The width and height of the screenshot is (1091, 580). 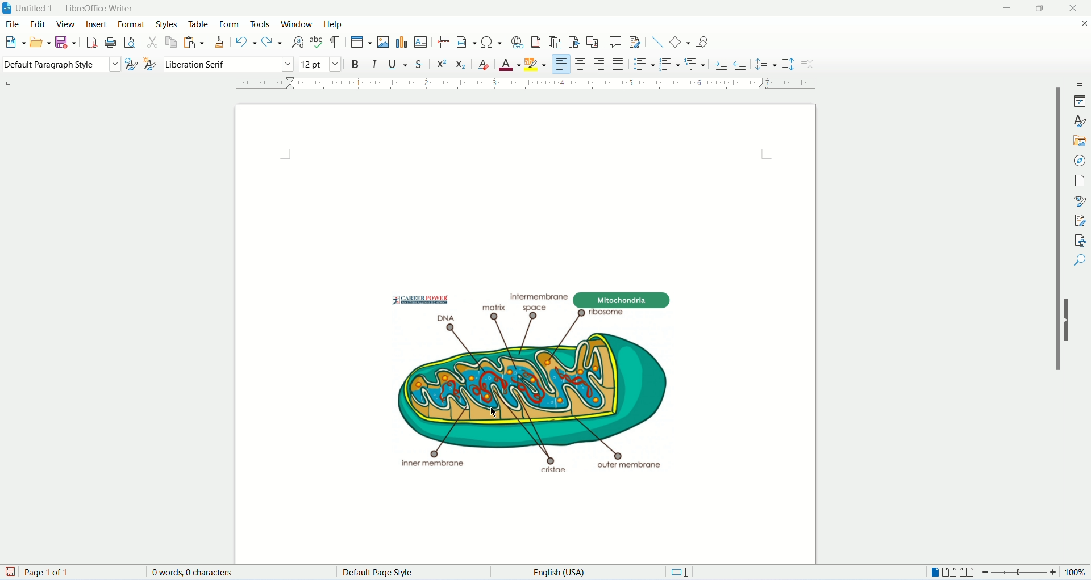 What do you see at coordinates (361, 43) in the screenshot?
I see `insert table` at bounding box center [361, 43].